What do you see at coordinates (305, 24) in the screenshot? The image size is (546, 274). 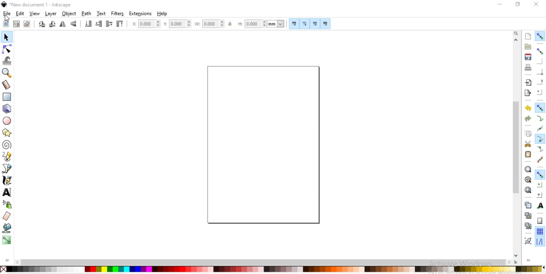 I see `scale radii of rounded corners` at bounding box center [305, 24].